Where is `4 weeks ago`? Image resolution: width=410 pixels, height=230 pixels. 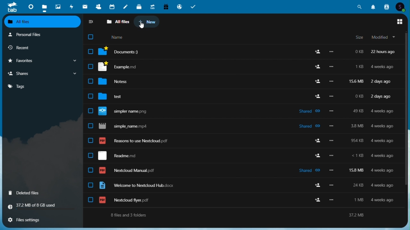 4 weeks ago is located at coordinates (383, 111).